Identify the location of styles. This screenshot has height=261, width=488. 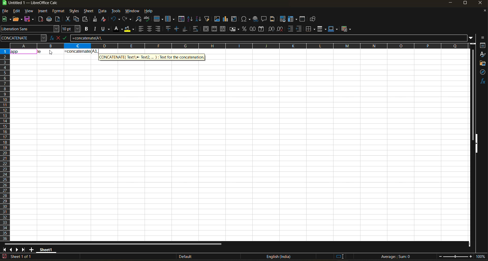
(73, 11).